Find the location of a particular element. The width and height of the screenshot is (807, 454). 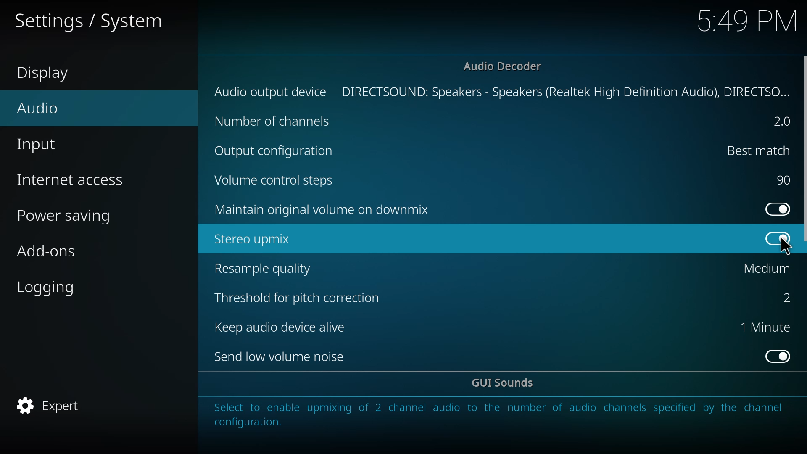

output cofig is located at coordinates (278, 151).